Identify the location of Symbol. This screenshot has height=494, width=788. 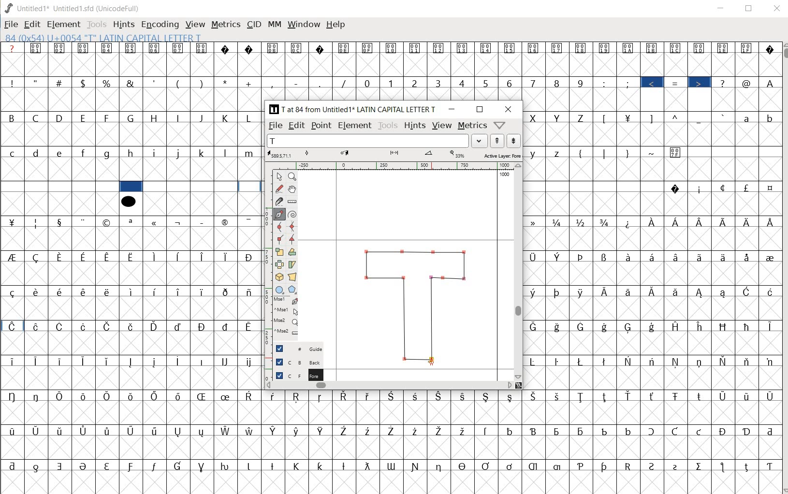
(131, 257).